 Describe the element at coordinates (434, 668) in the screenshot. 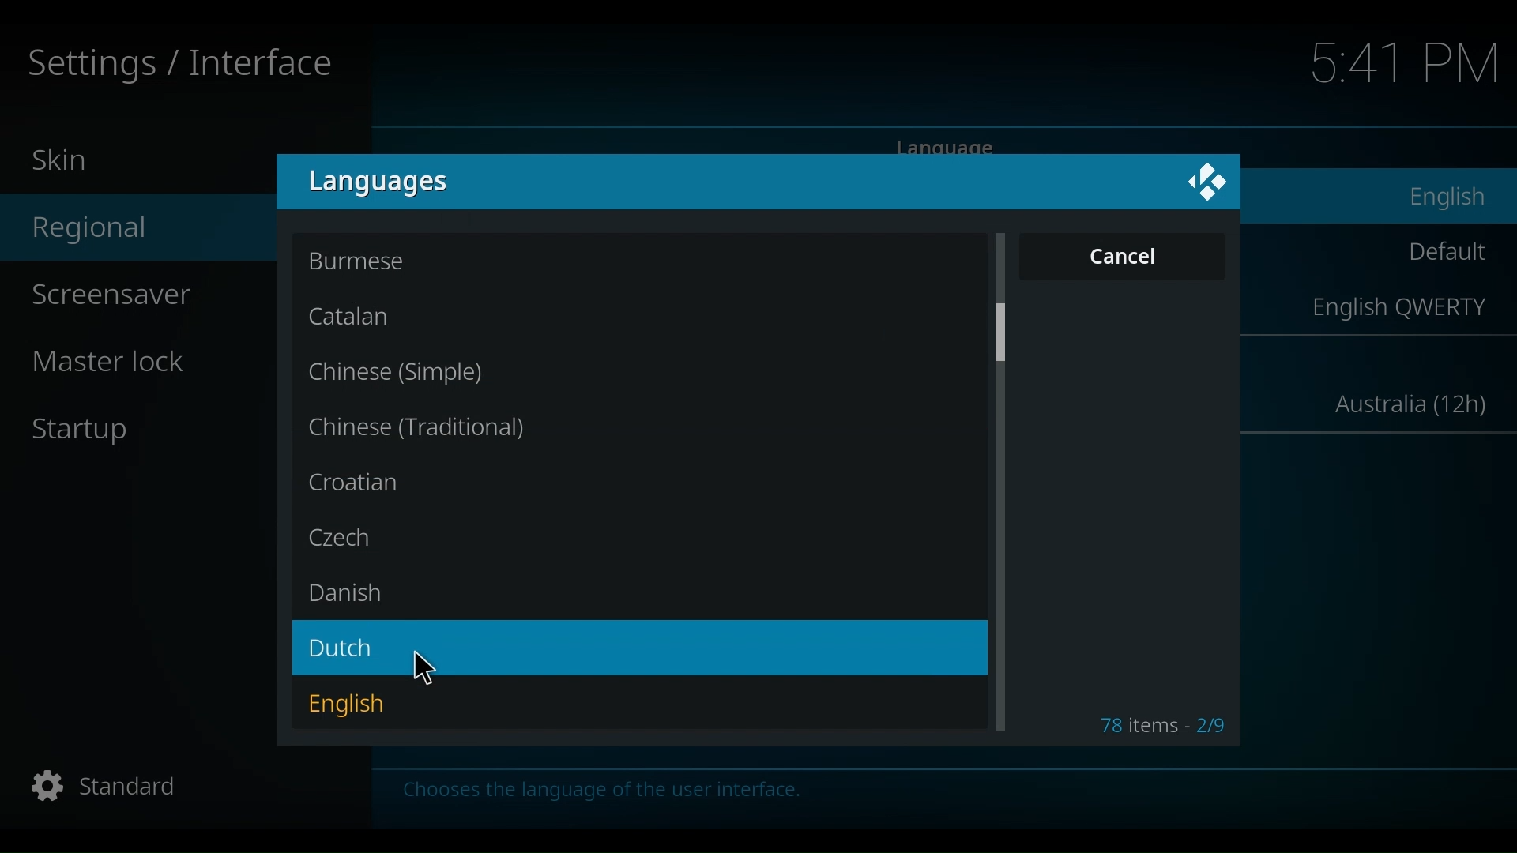

I see `Cursor` at that location.